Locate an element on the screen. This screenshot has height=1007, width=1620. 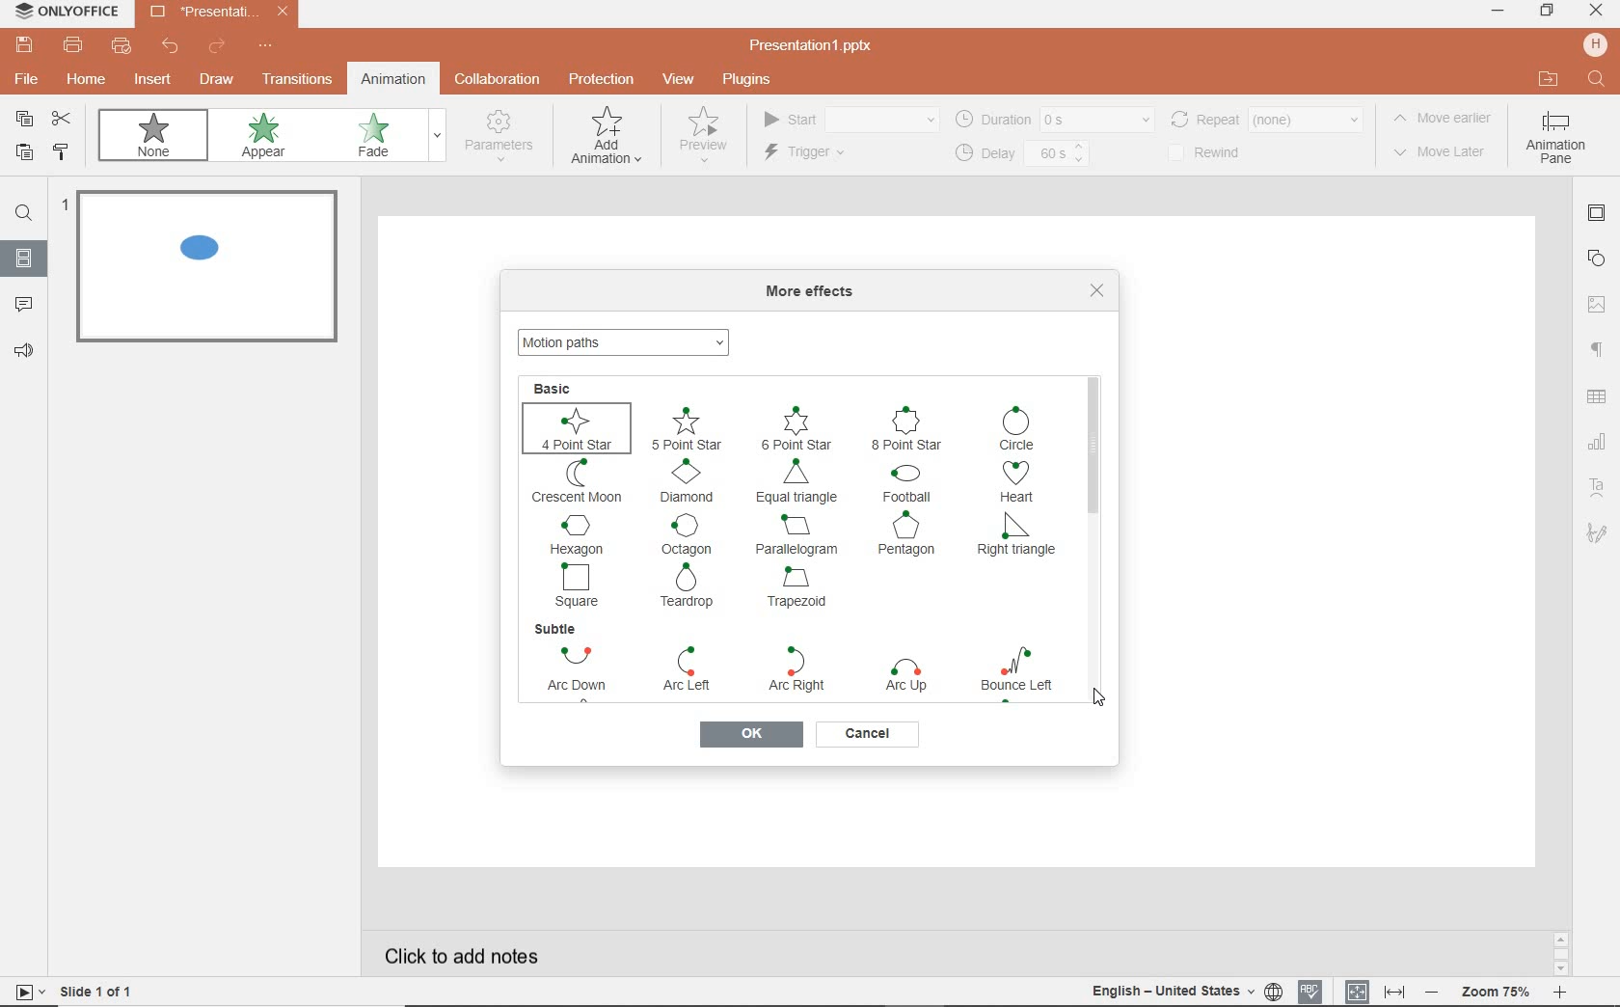
TEARDROP is located at coordinates (692, 587).